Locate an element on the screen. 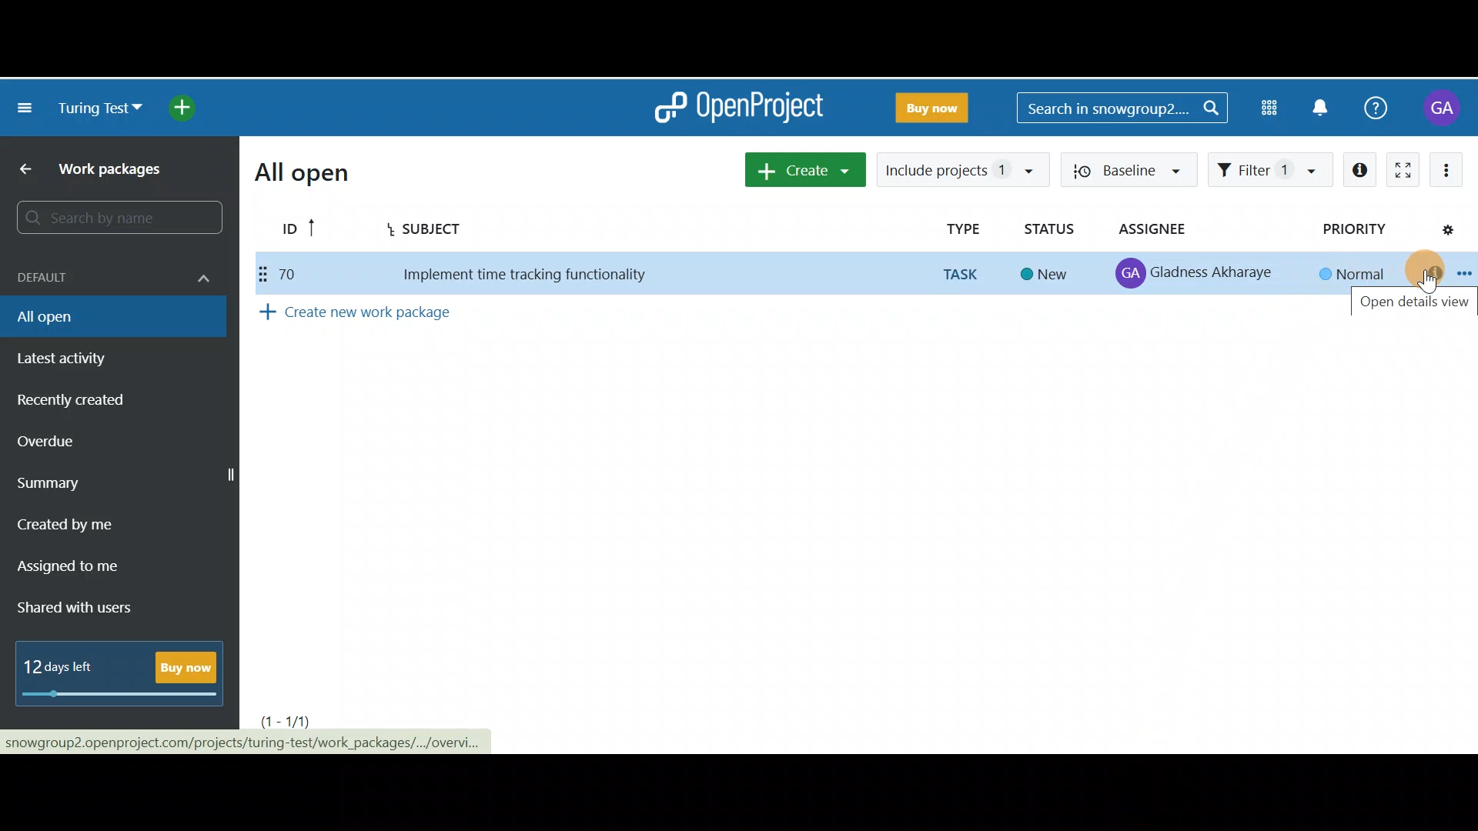 The width and height of the screenshot is (1478, 831). Summary is located at coordinates (123, 486).